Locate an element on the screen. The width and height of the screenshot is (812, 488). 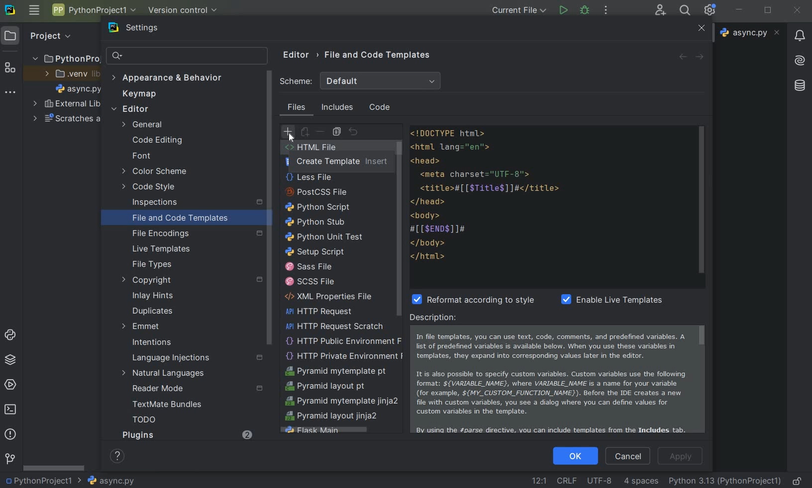
problems is located at coordinates (10, 433).